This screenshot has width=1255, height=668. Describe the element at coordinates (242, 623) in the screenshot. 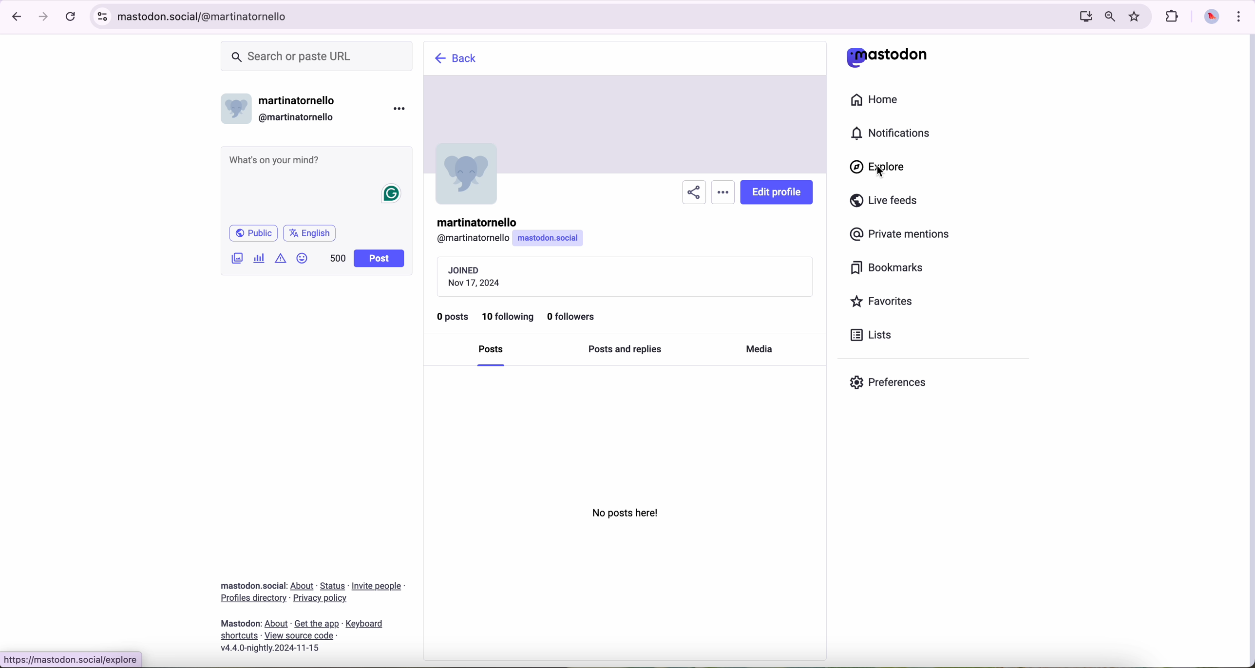

I see `mastodon` at that location.